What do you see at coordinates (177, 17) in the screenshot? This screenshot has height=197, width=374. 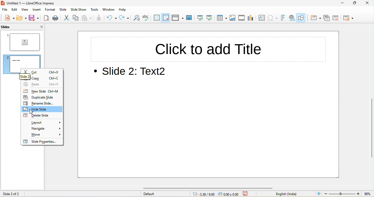 I see `display view` at bounding box center [177, 17].